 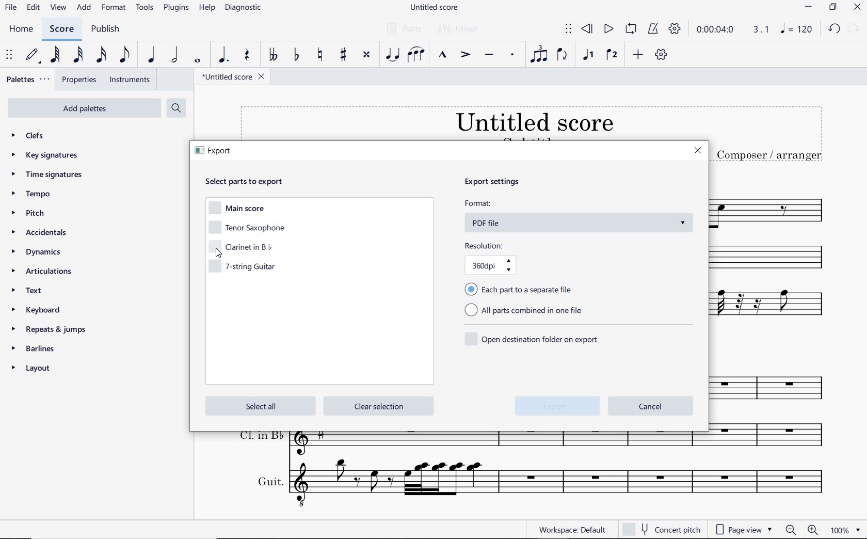 What do you see at coordinates (10, 56) in the screenshot?
I see `SELECT TO MOVE` at bounding box center [10, 56].